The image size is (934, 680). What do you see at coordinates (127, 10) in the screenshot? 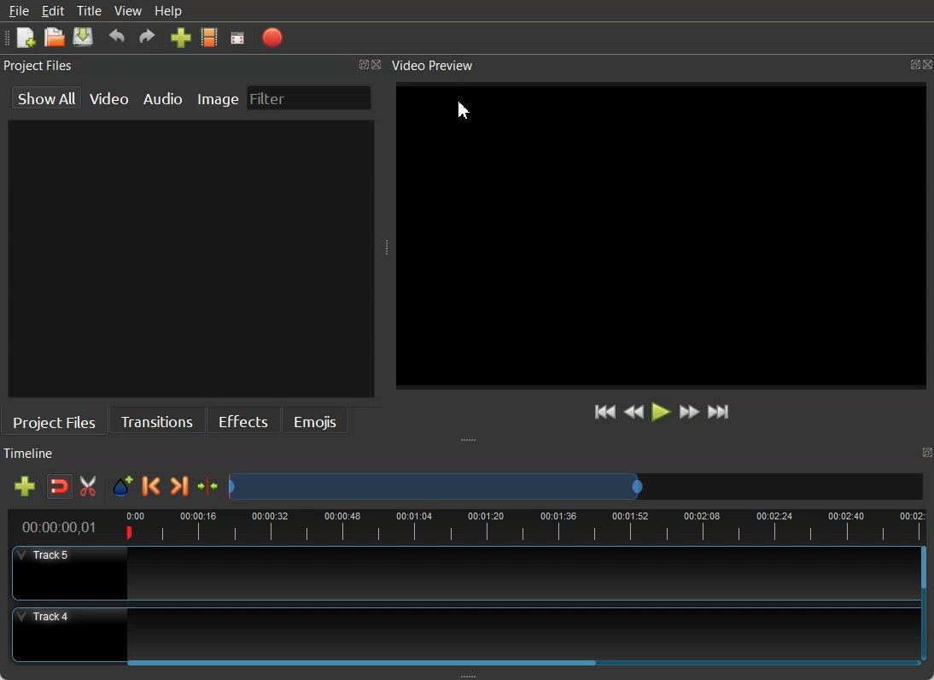
I see `View` at bounding box center [127, 10].